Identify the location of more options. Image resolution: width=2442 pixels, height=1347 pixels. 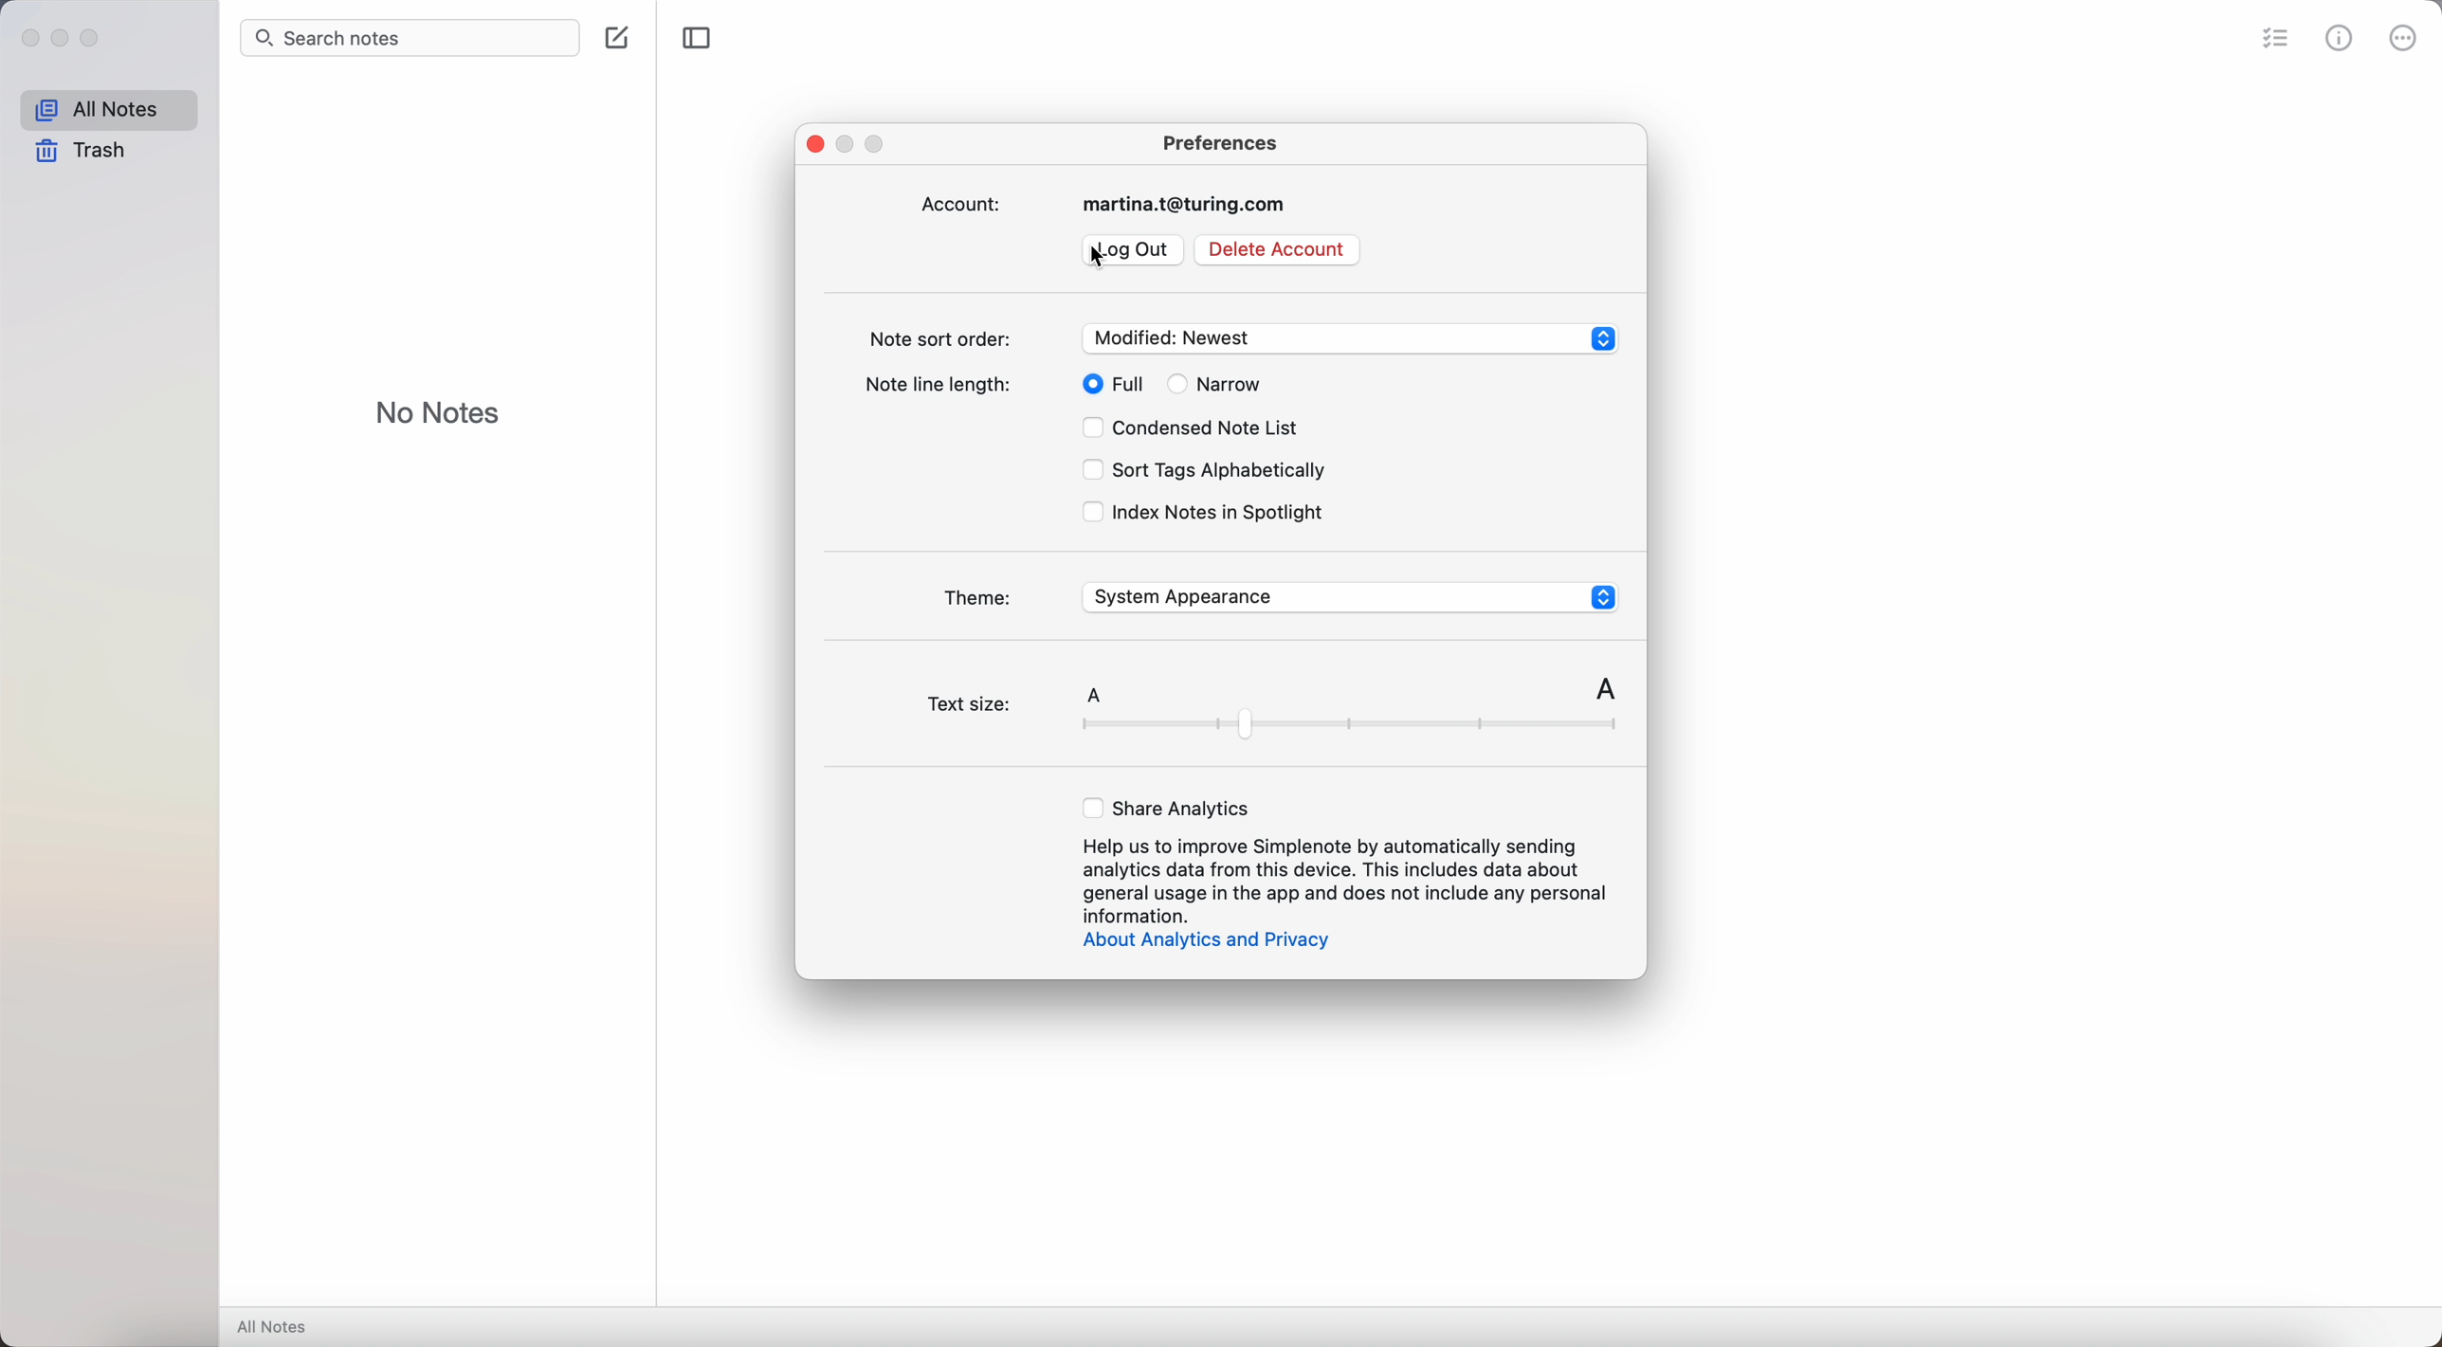
(2402, 37).